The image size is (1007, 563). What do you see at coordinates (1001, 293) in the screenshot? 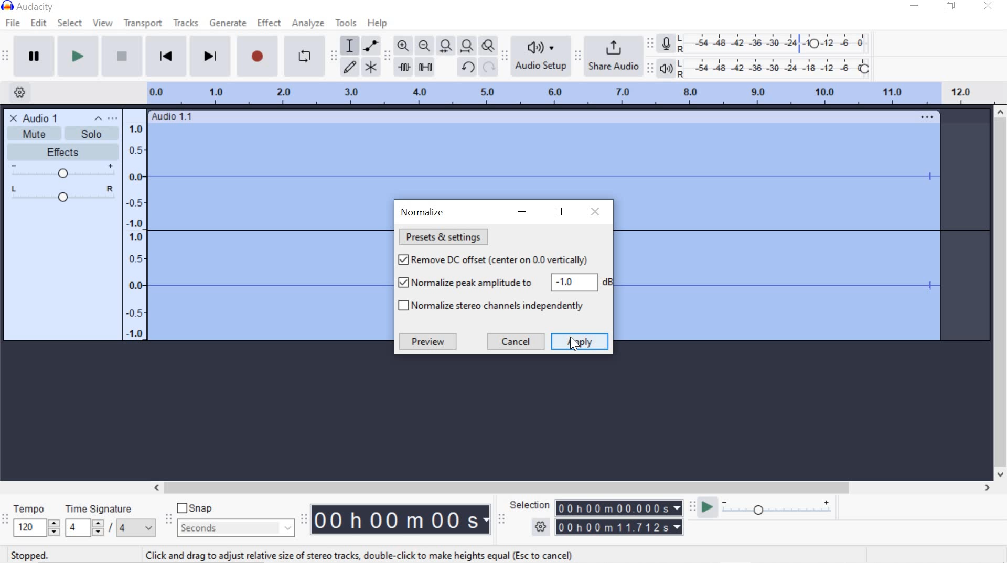
I see `scrollbar` at bounding box center [1001, 293].